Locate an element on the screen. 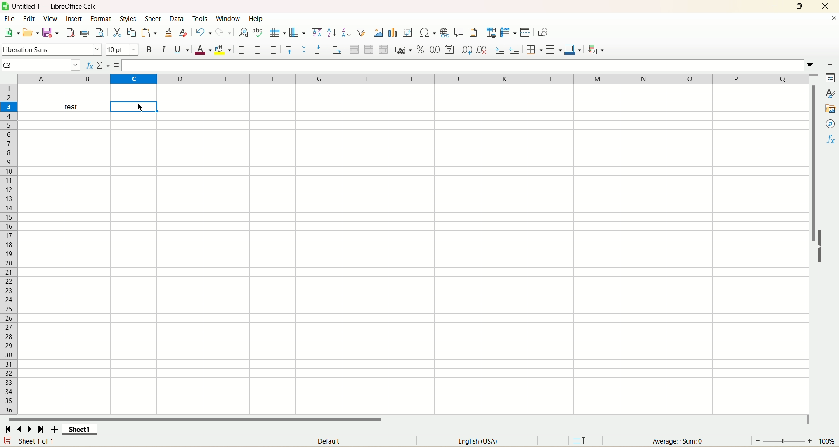 The image size is (839, 447). sheet1 is located at coordinates (80, 429).